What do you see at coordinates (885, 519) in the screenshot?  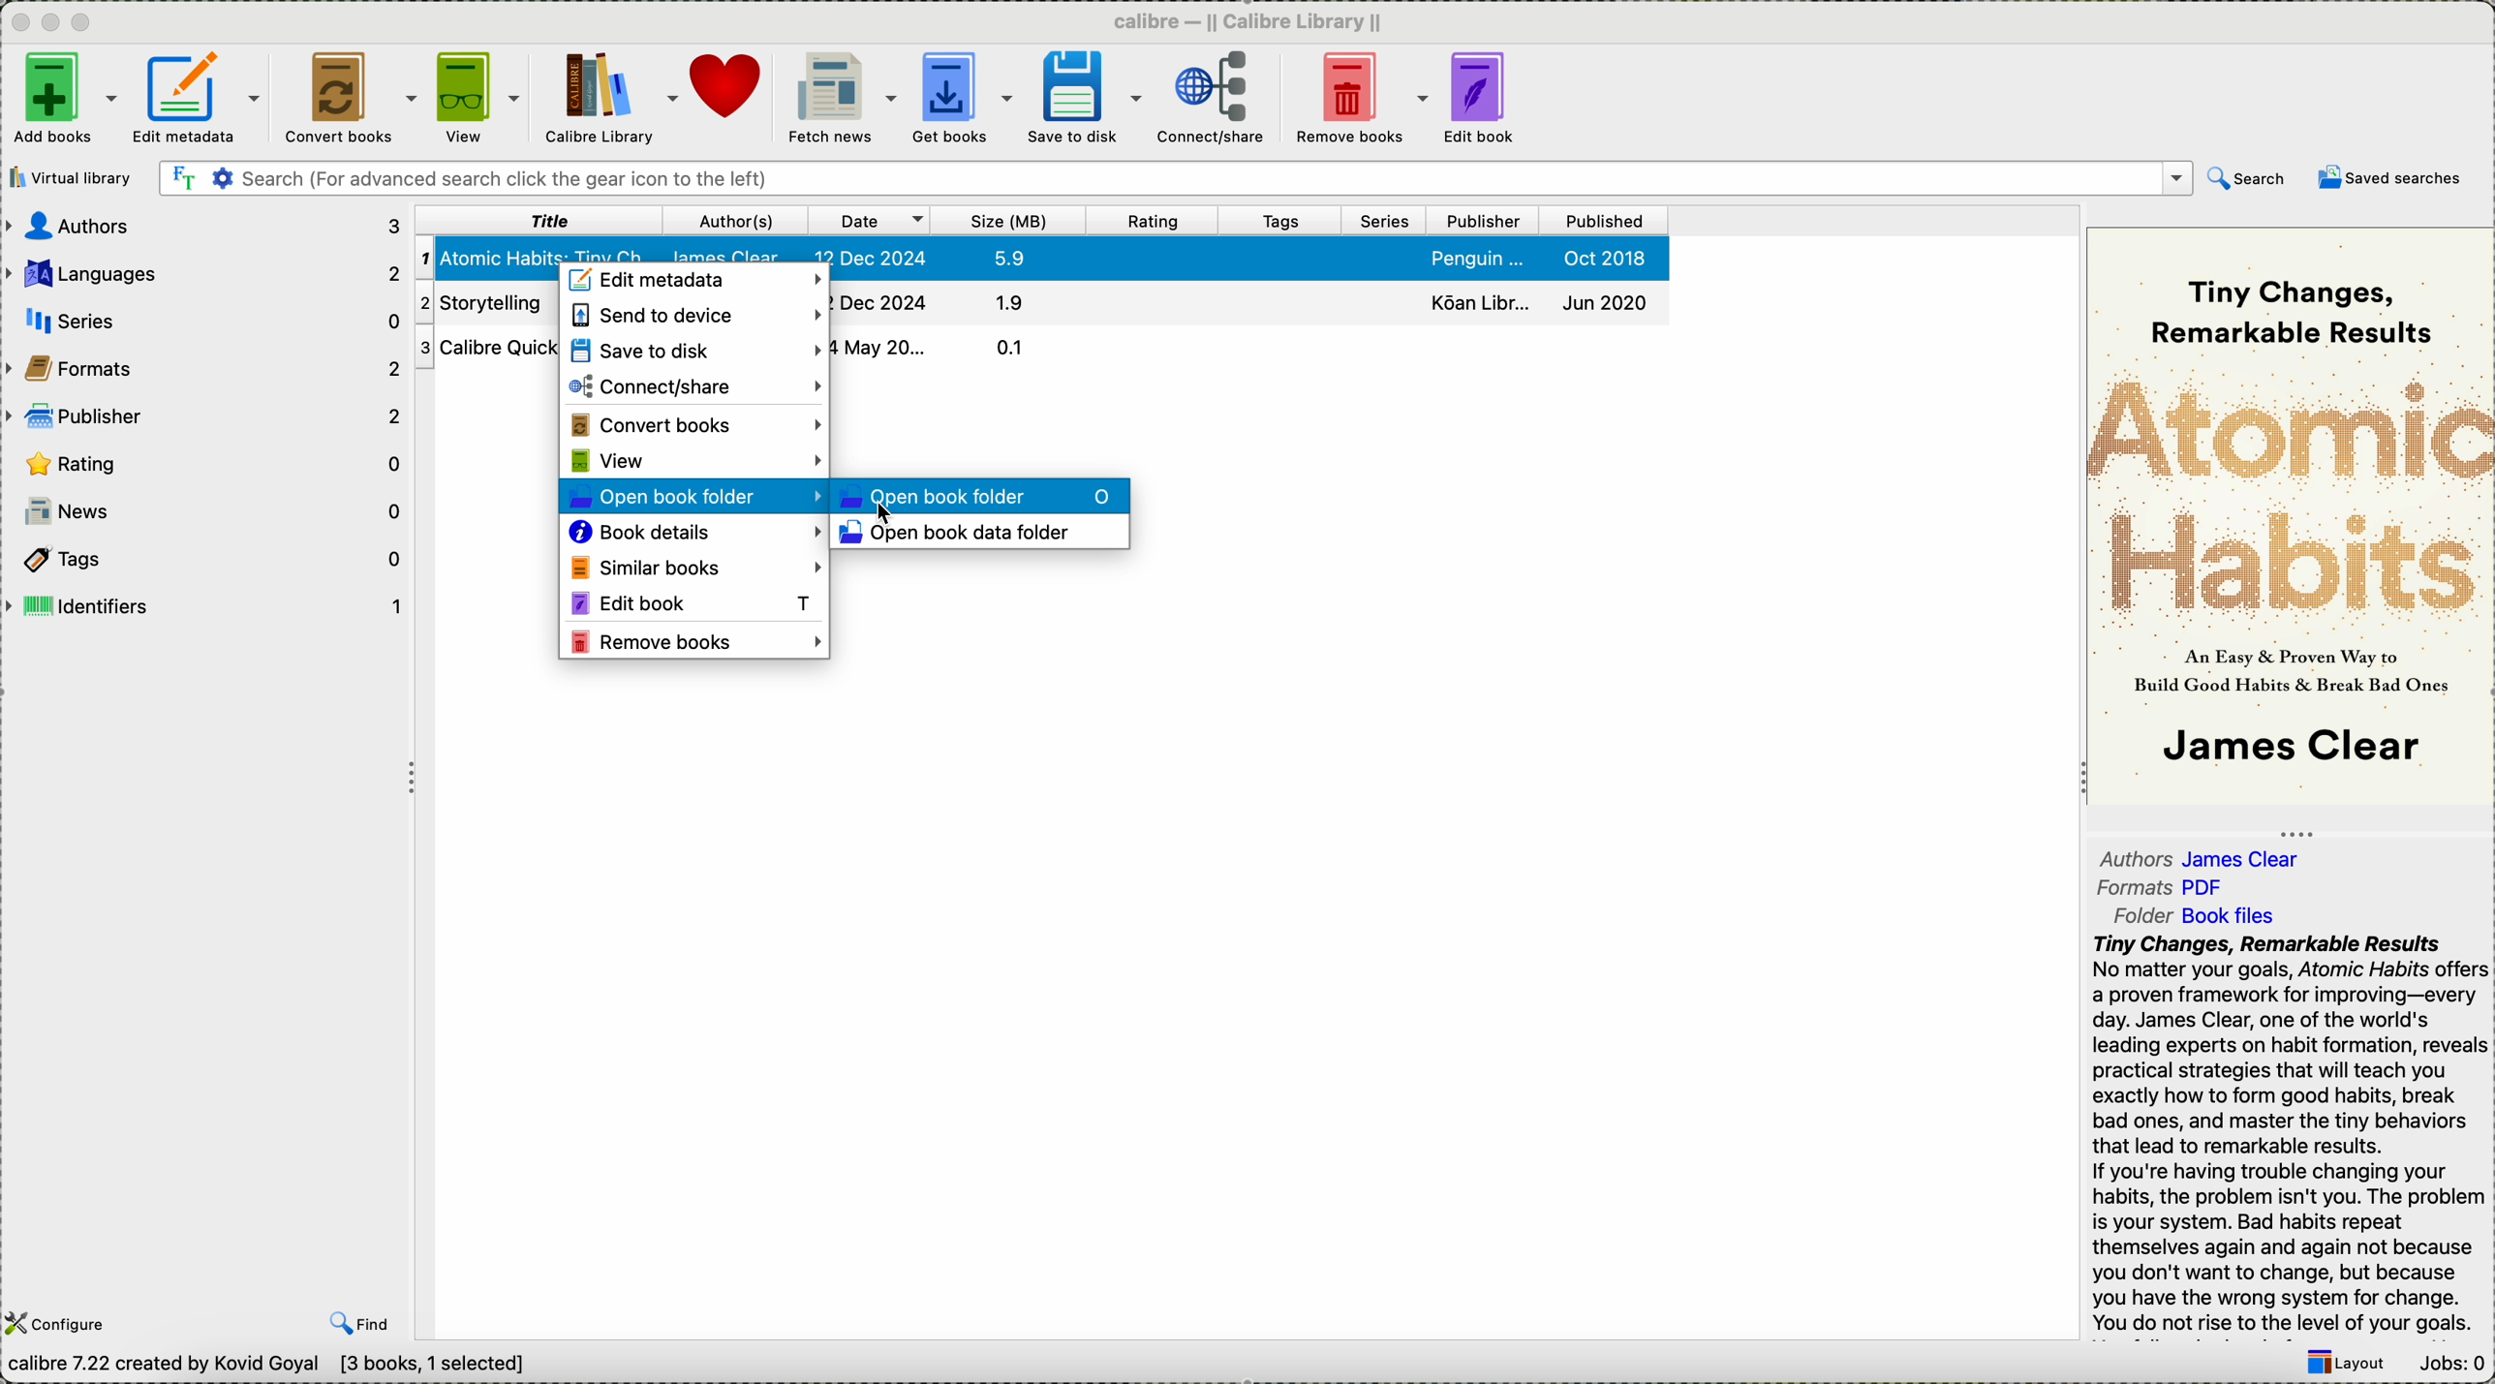 I see `Cursor` at bounding box center [885, 519].